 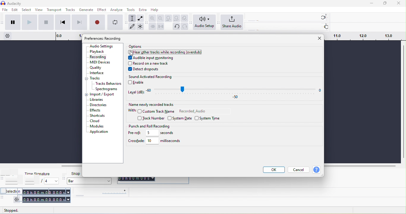 What do you see at coordinates (85, 10) in the screenshot?
I see `generate` at bounding box center [85, 10].